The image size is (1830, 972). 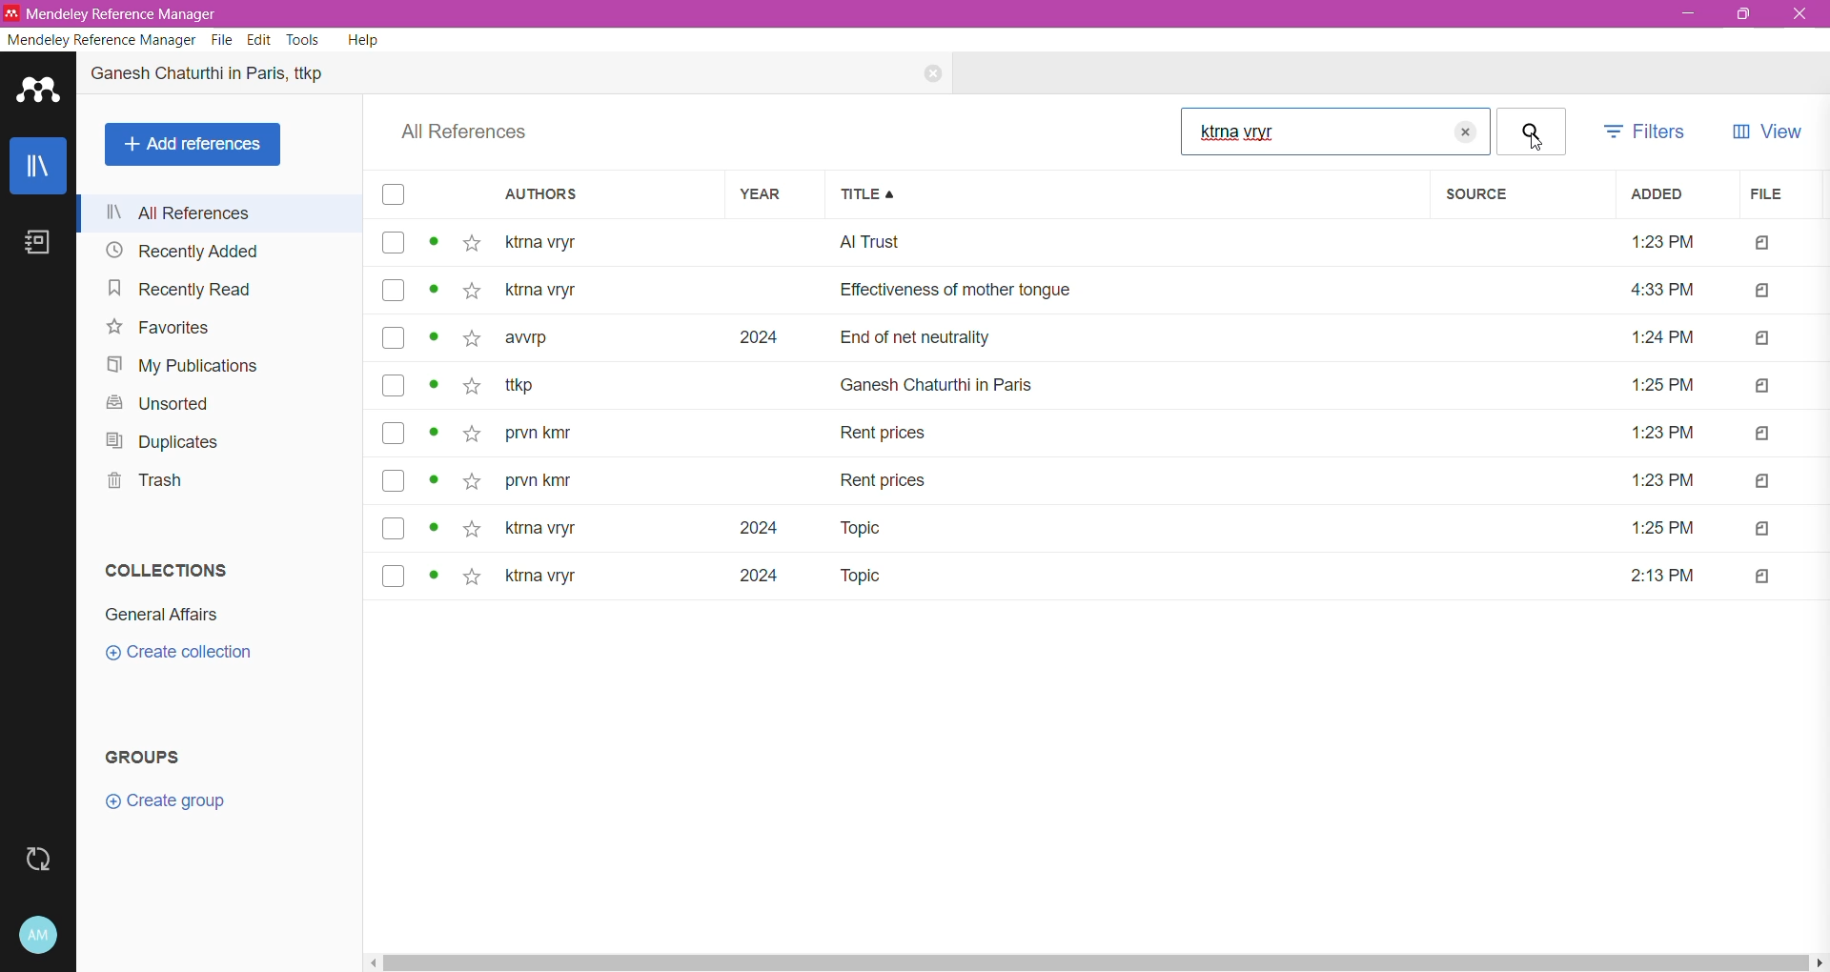 I want to click on Notes, so click(x=37, y=244).